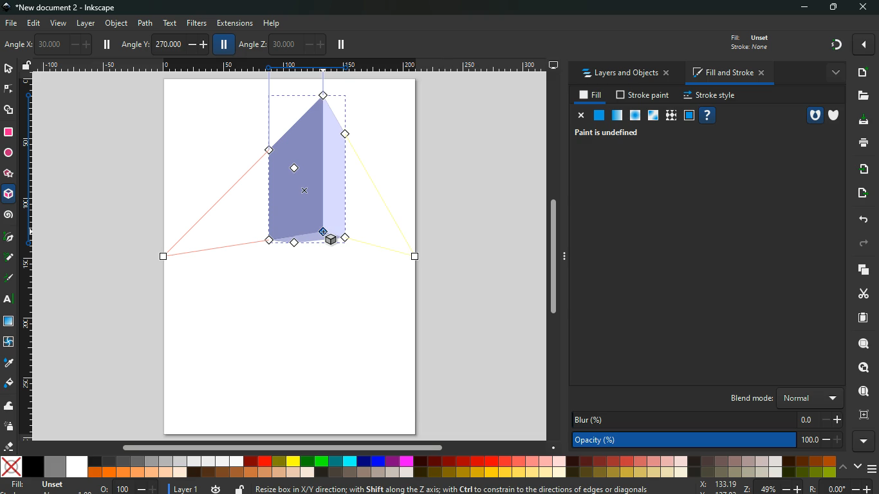 Image resolution: width=879 pixels, height=494 pixels. Describe the element at coordinates (8, 175) in the screenshot. I see `star` at that location.